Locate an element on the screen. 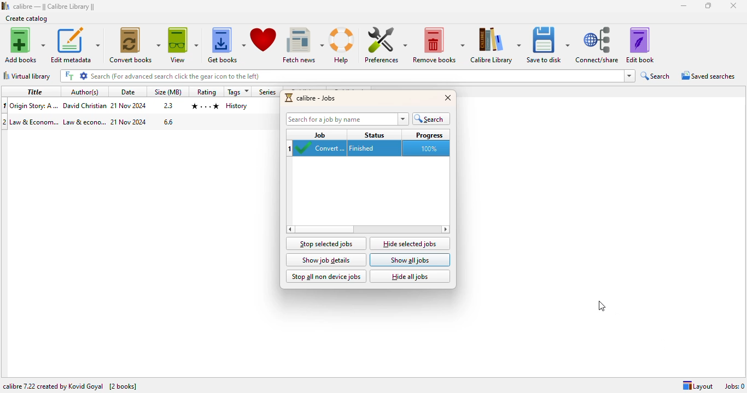  title is located at coordinates (35, 121).